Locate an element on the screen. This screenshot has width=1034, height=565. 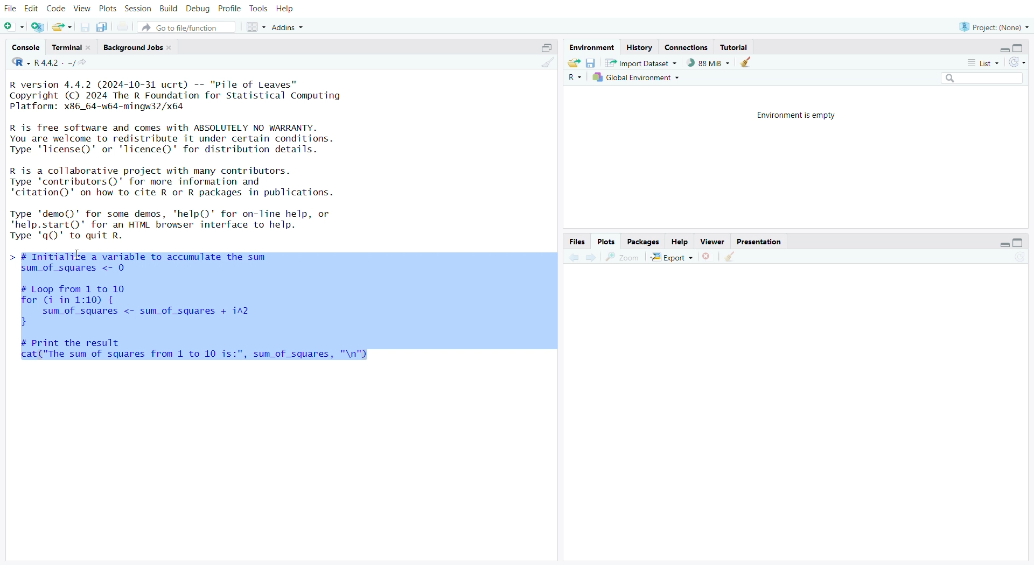
console is located at coordinates (25, 46).